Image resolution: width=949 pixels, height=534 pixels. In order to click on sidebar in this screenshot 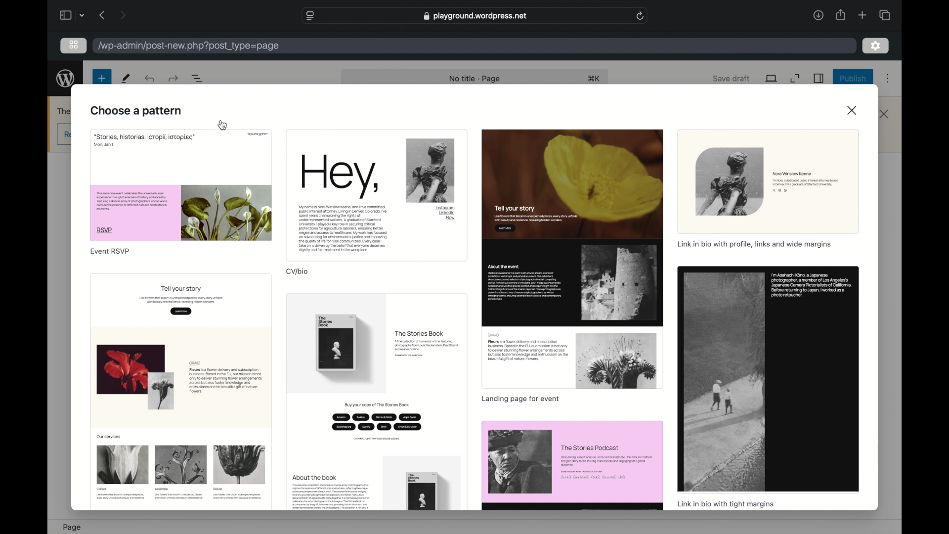, I will do `click(64, 15)`.